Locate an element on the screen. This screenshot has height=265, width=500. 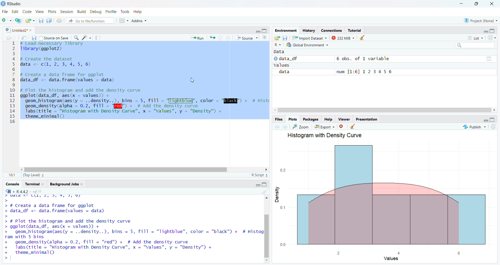
View is located at coordinates (39, 11).